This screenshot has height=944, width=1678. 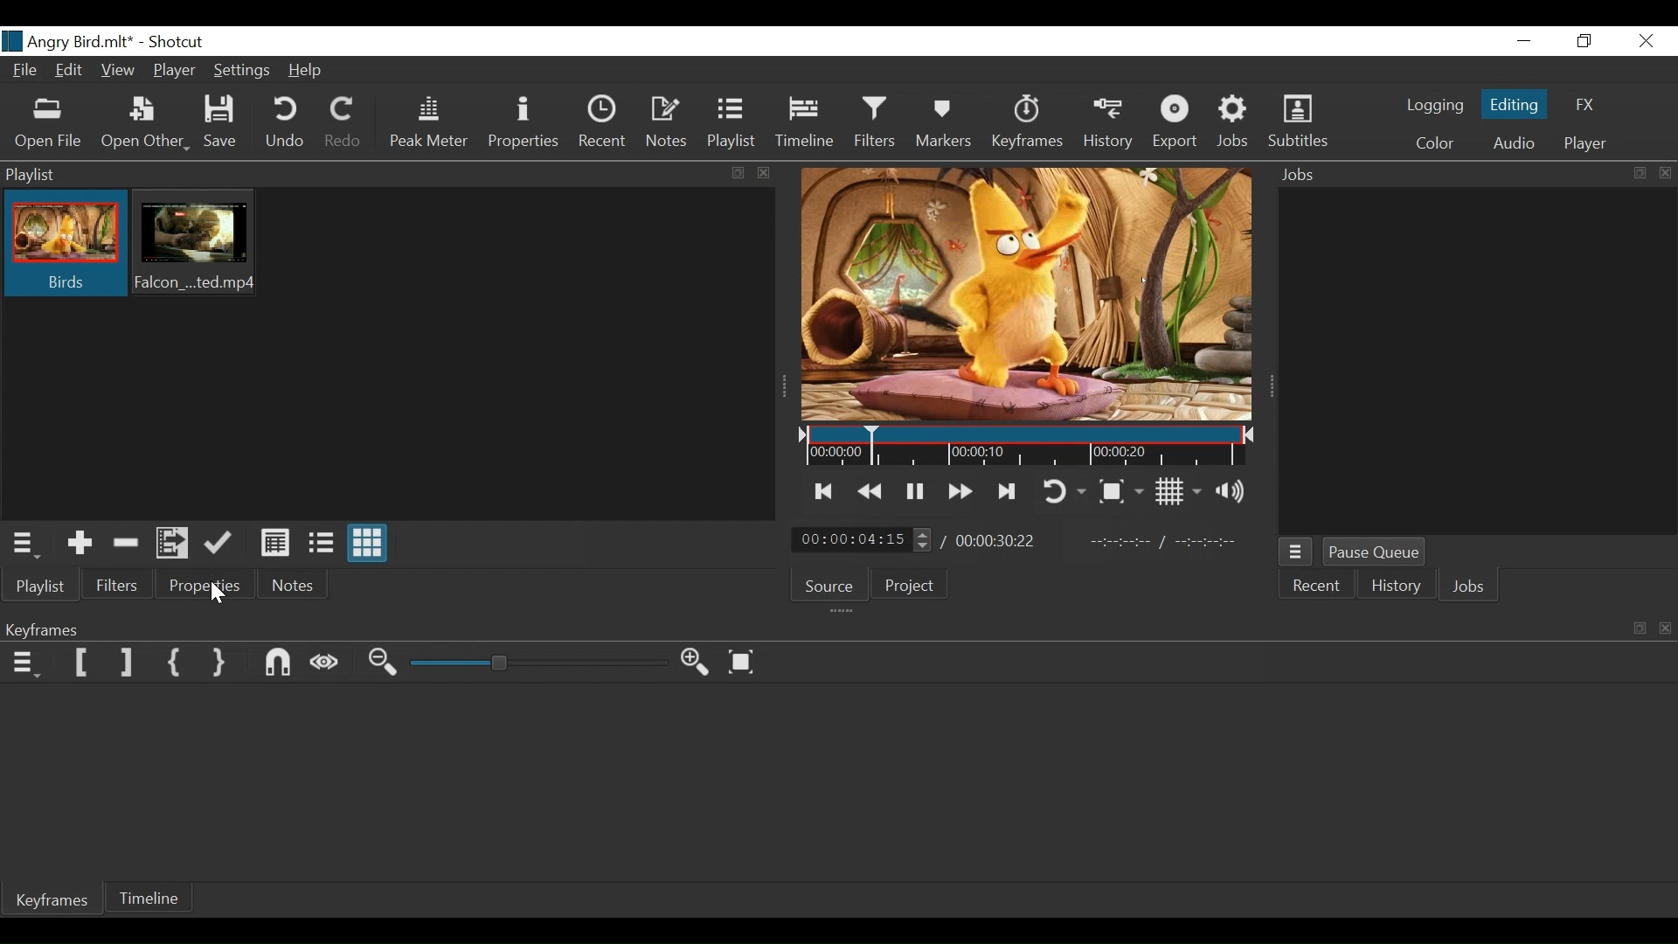 What do you see at coordinates (426, 124) in the screenshot?
I see `Peak Meter` at bounding box center [426, 124].